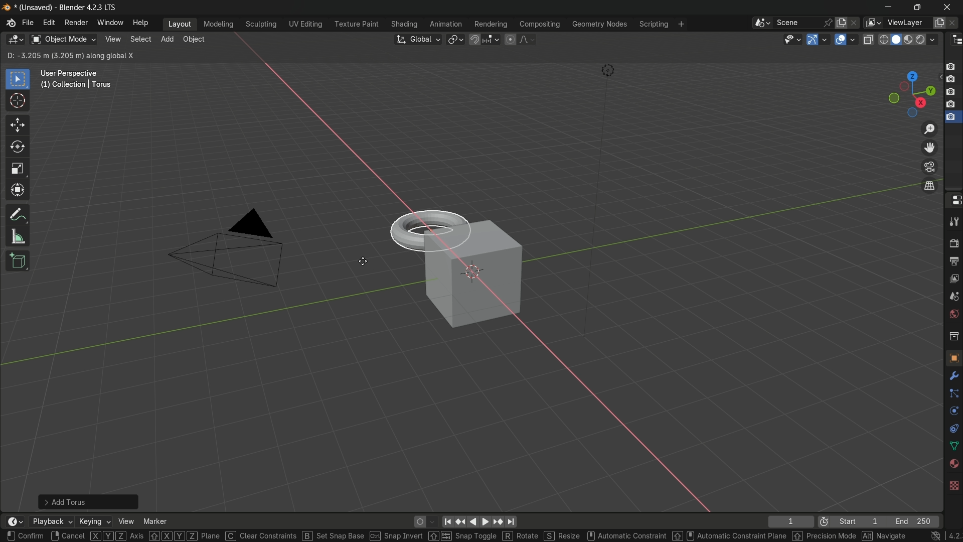 The width and height of the screenshot is (963, 542). I want to click on particle, so click(953, 394).